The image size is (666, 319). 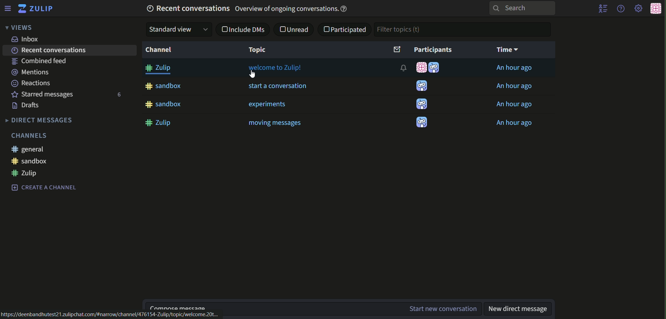 I want to click on user list, so click(x=604, y=8).